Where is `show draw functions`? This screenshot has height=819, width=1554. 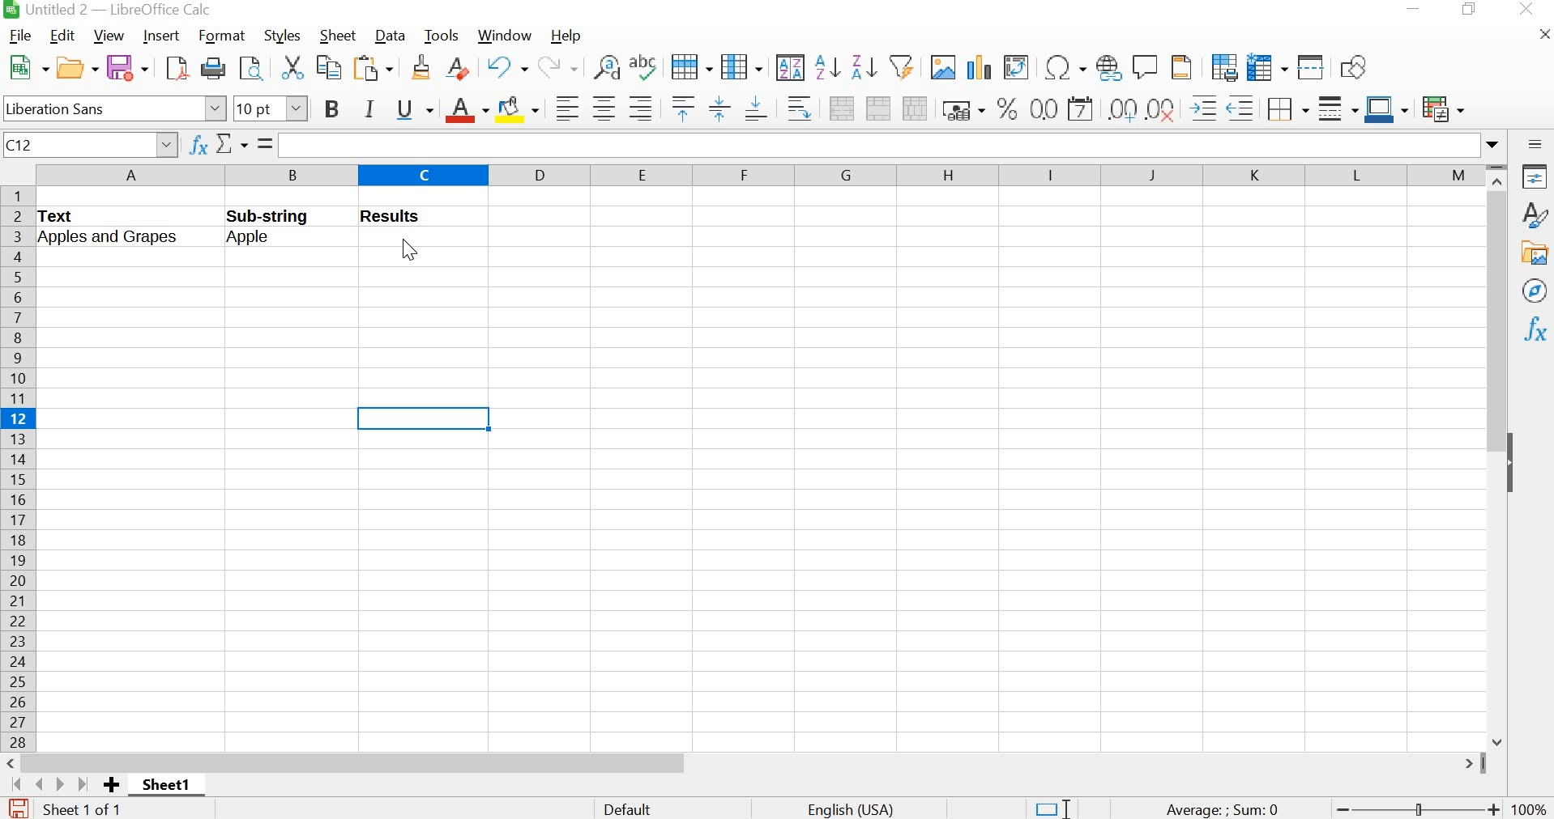 show draw functions is located at coordinates (1355, 66).